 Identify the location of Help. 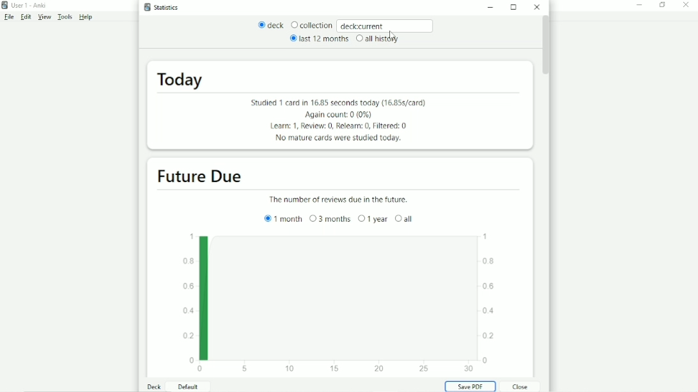
(84, 17).